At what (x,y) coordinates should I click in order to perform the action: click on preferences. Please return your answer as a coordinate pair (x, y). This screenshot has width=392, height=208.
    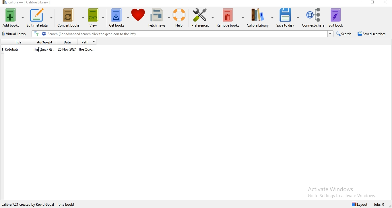
    Looking at the image, I should click on (202, 19).